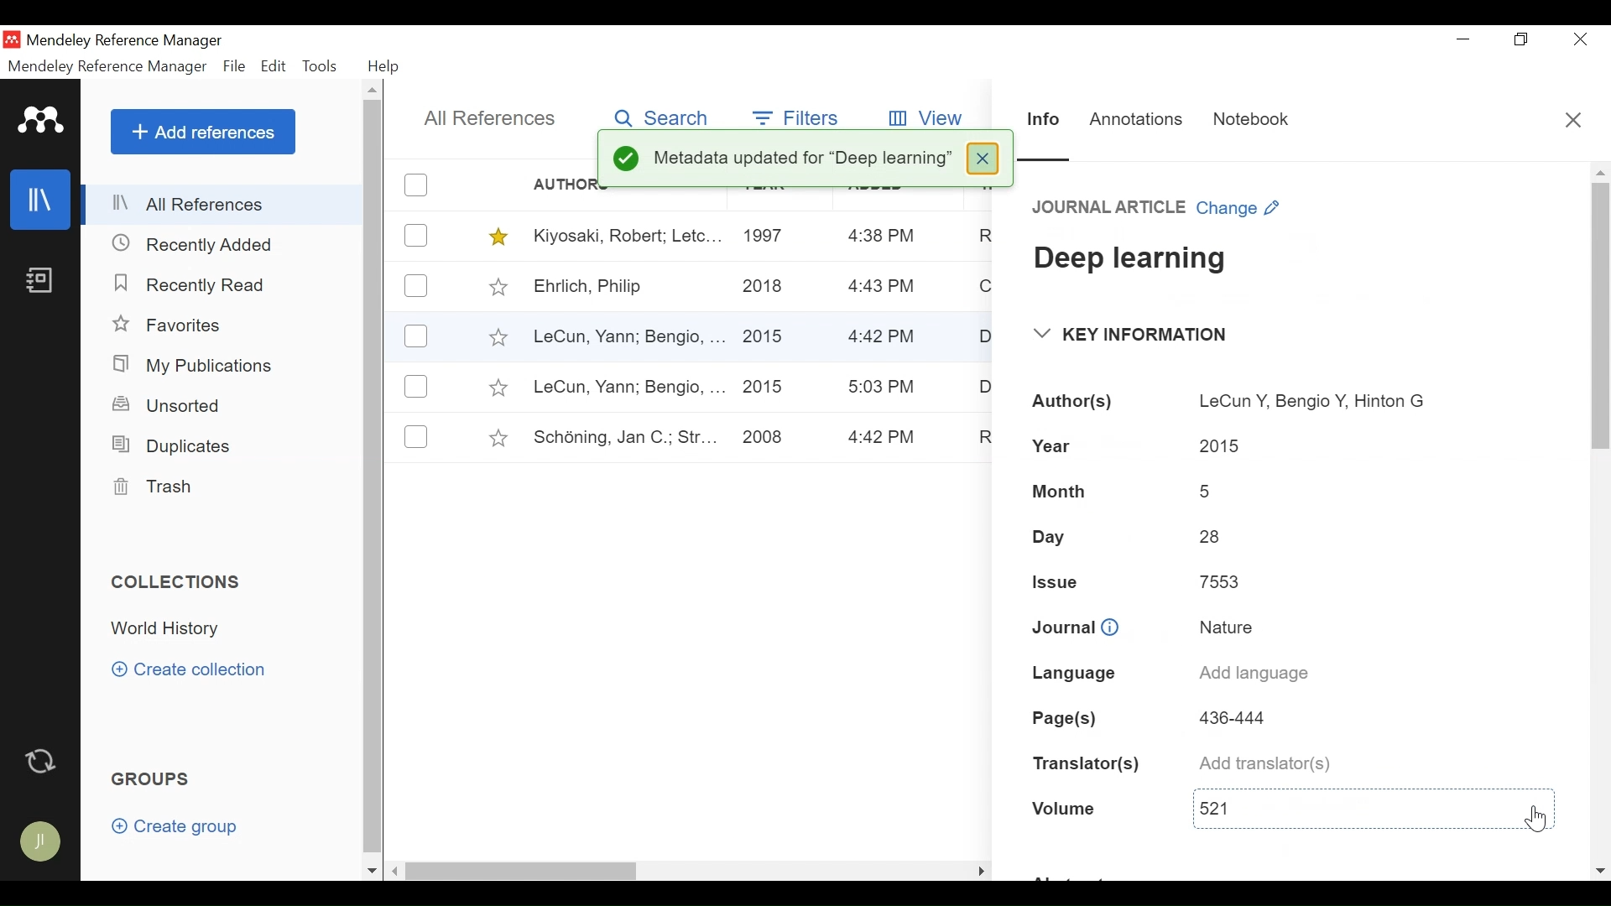 This screenshot has height=906, width=1611. I want to click on Month, so click(1059, 492).